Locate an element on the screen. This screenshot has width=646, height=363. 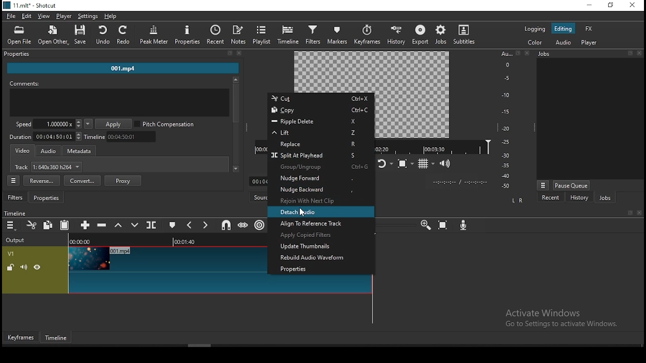
Output is located at coordinates (18, 239).